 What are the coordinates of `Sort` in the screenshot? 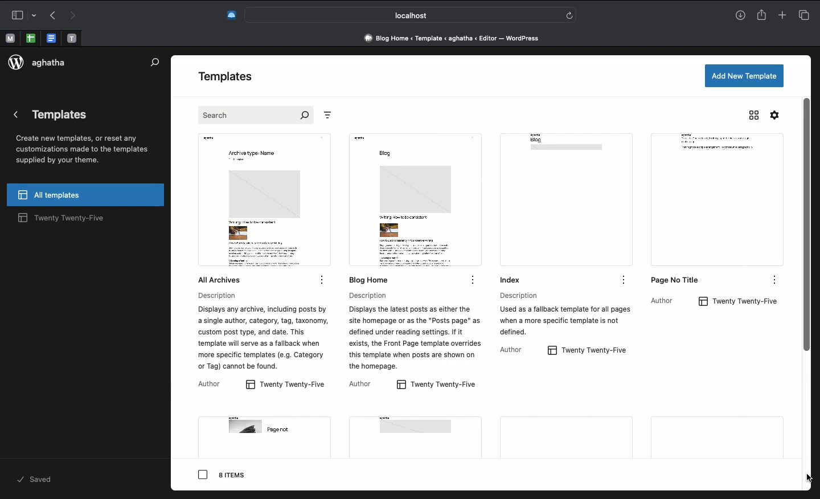 It's located at (330, 114).